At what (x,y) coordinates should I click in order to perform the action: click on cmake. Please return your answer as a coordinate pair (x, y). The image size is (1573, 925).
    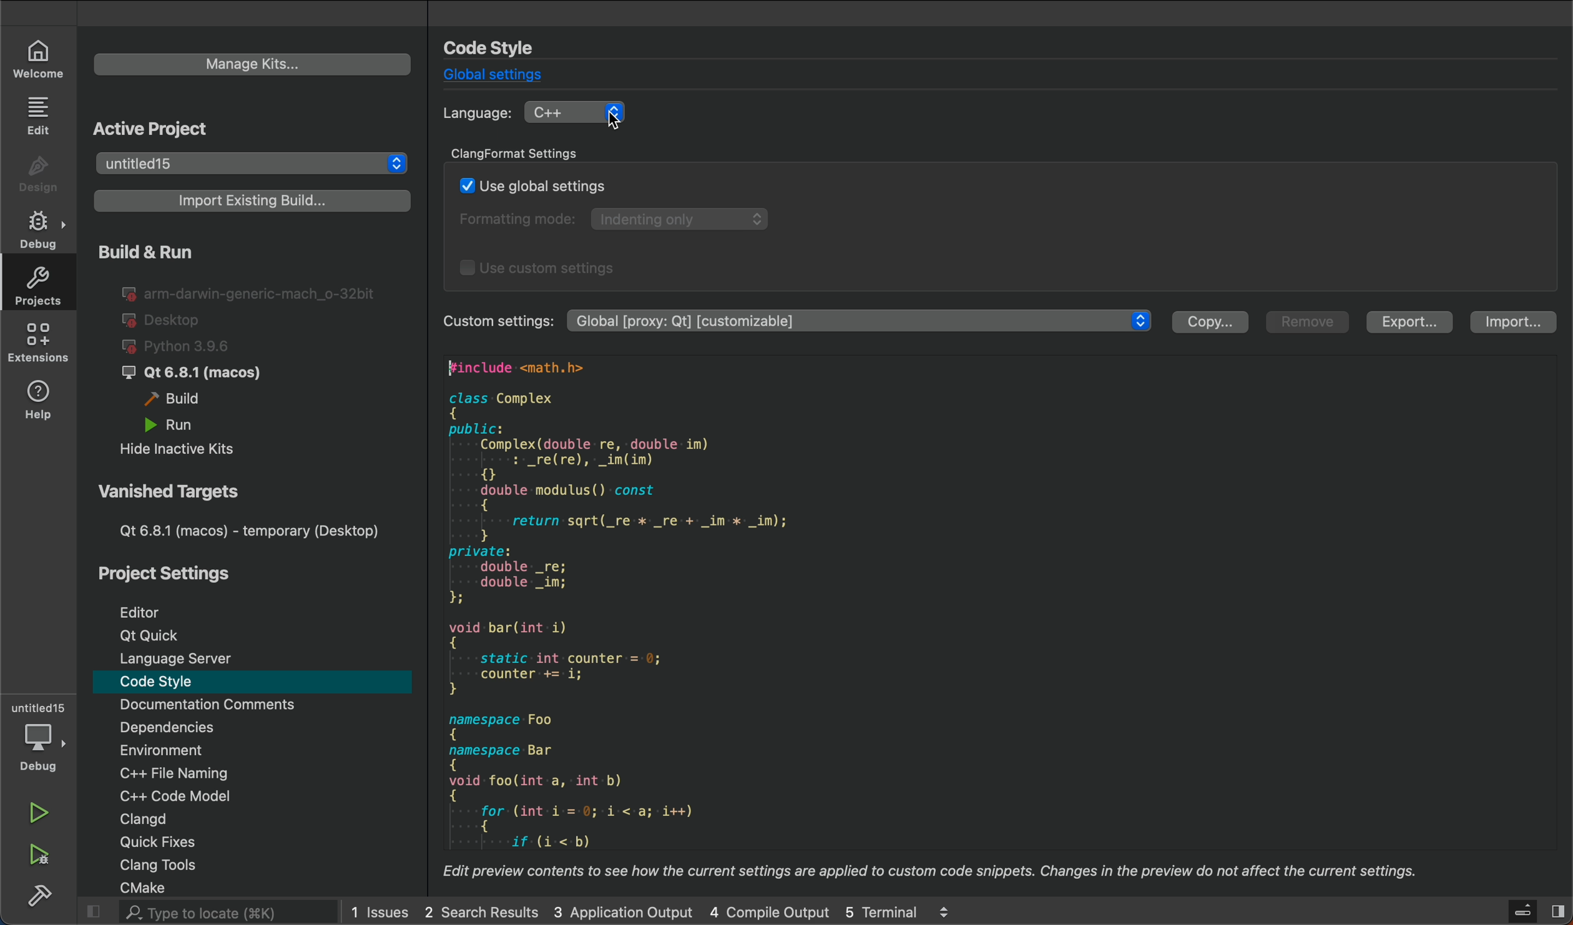
    Looking at the image, I should click on (160, 886).